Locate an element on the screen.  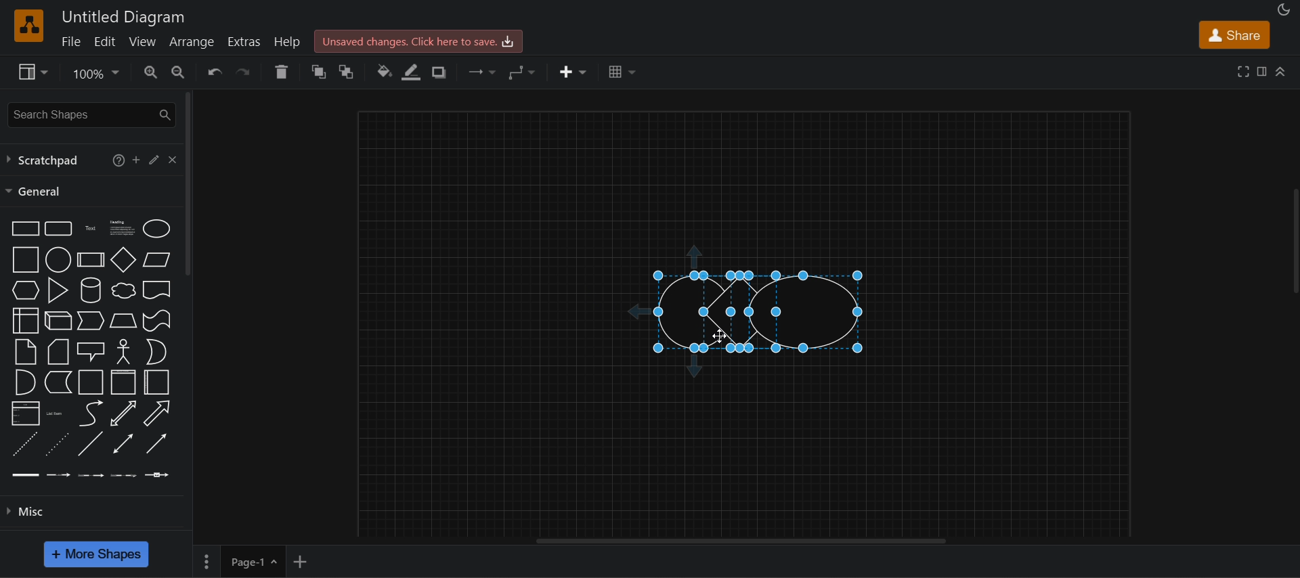
guide arrow is located at coordinates (694, 254).